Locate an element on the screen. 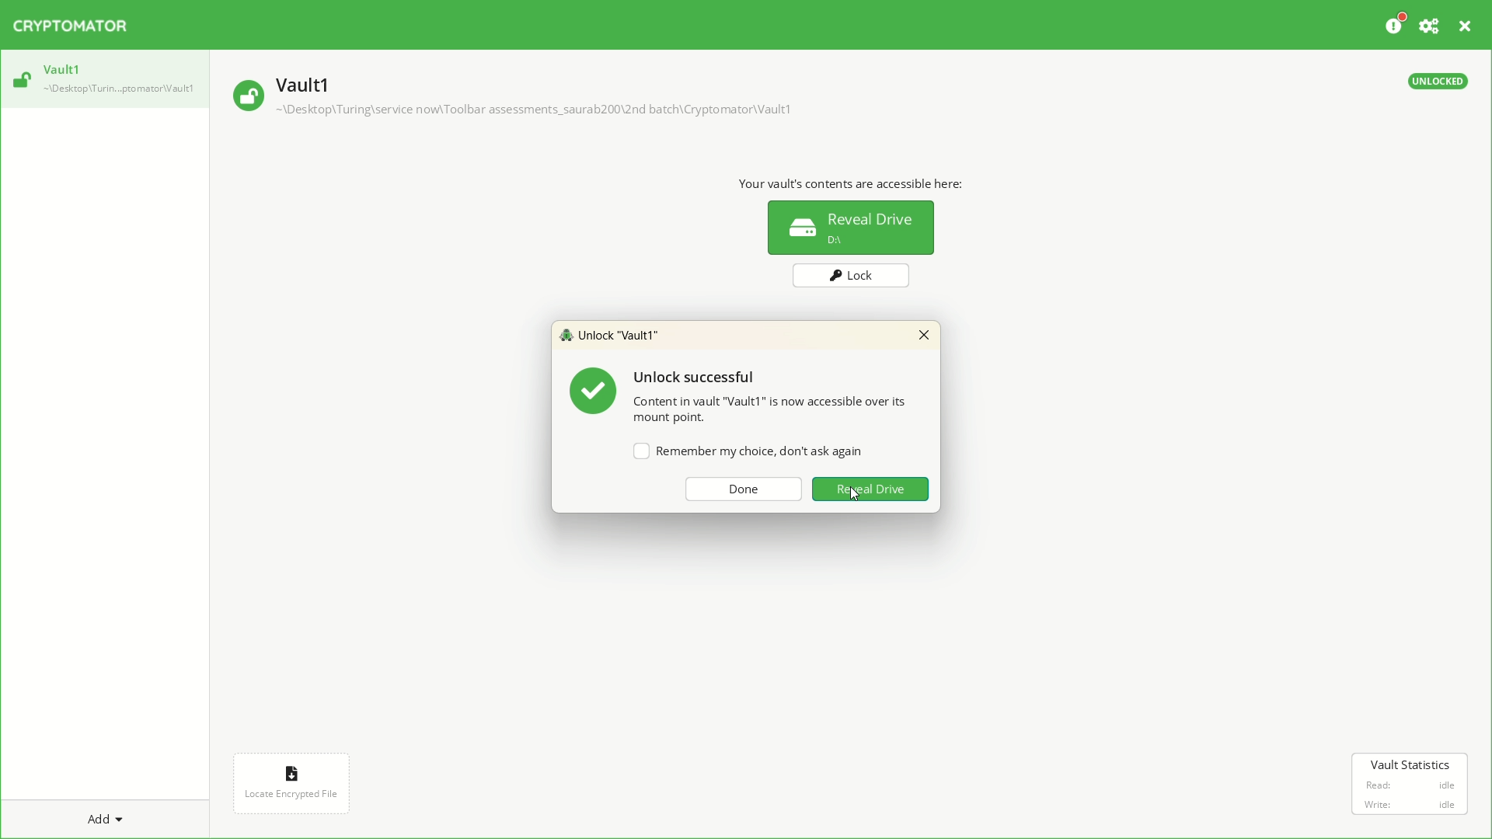 This screenshot has height=839, width=1492. unlocked is located at coordinates (19, 82).